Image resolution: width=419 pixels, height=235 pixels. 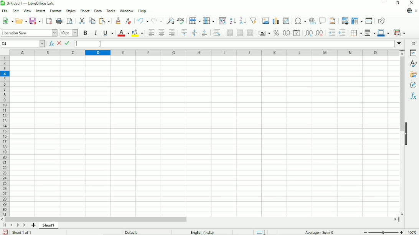 What do you see at coordinates (233, 21) in the screenshot?
I see `Sort ascending` at bounding box center [233, 21].